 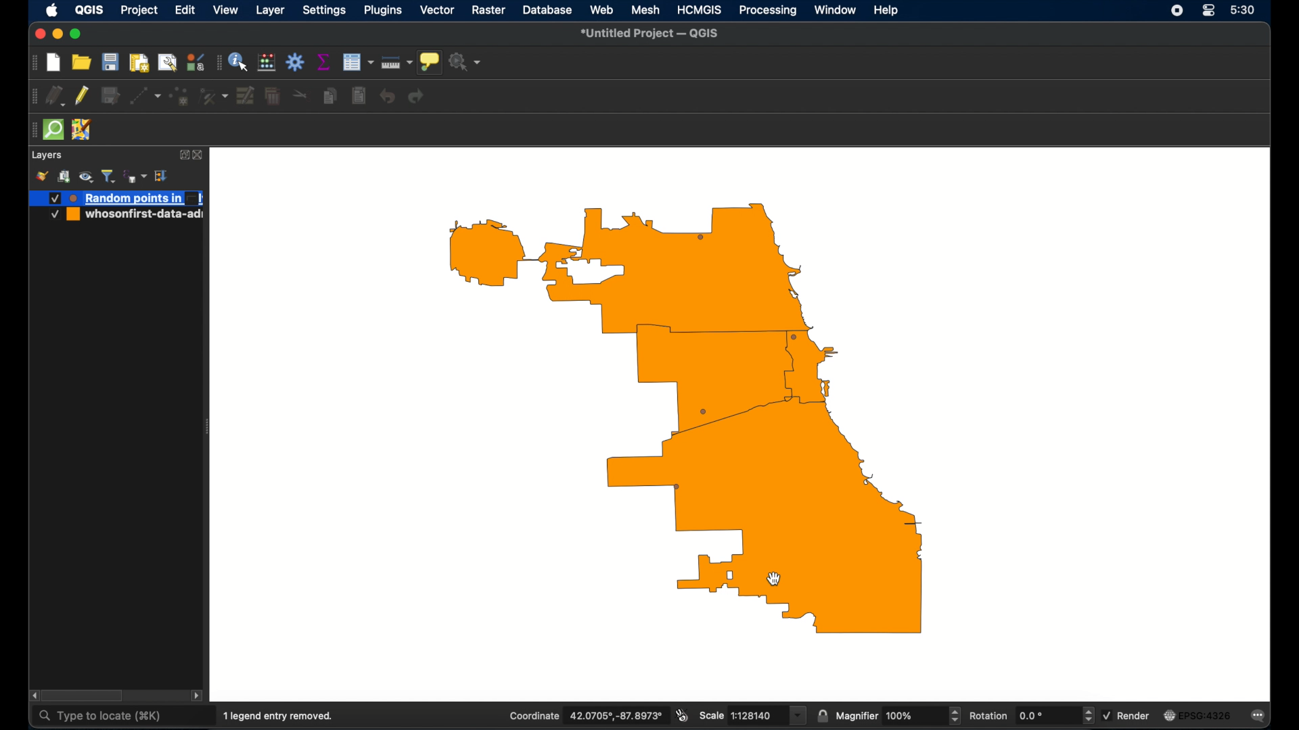 What do you see at coordinates (752, 715) in the screenshot?
I see `scale` at bounding box center [752, 715].